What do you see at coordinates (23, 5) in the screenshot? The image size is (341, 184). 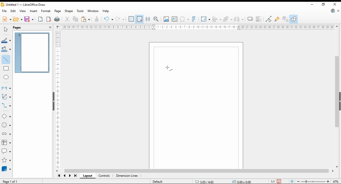 I see `Untitled 1 - LibreOffice Draw` at bounding box center [23, 5].